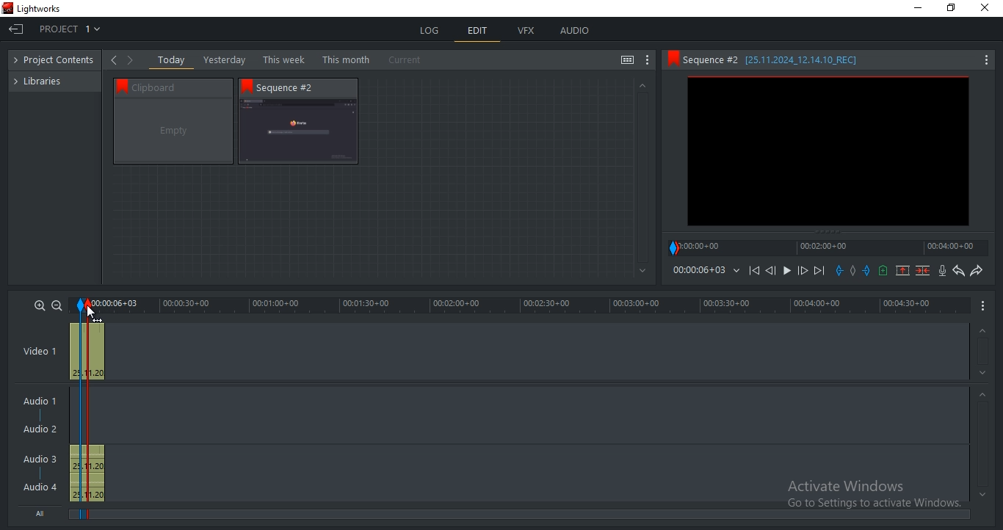  Describe the element at coordinates (982, 494) in the screenshot. I see `Greyed out down arrow` at that location.